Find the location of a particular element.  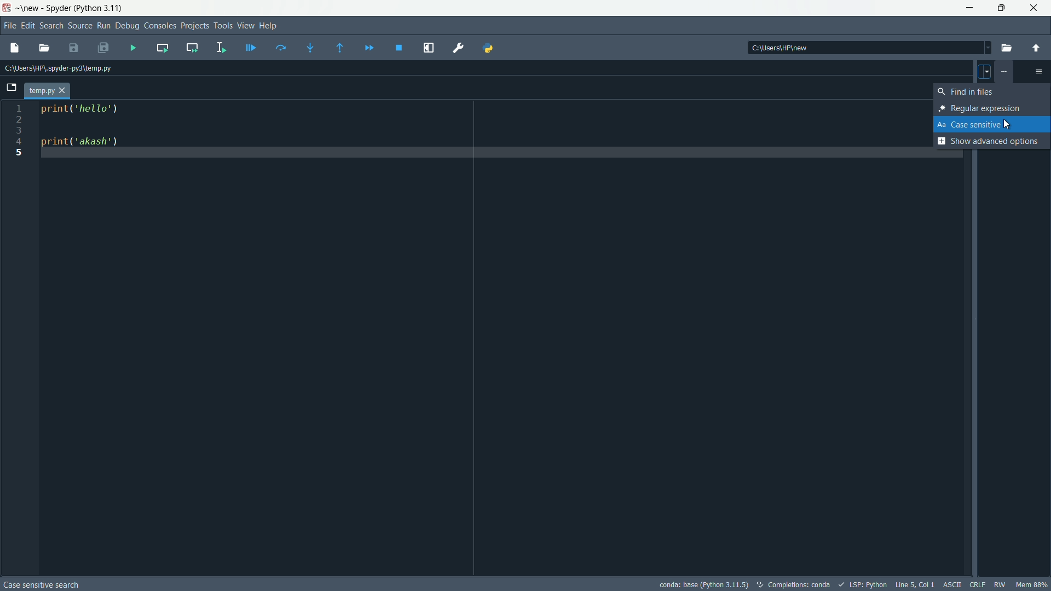

Spyder is located at coordinates (57, 8).